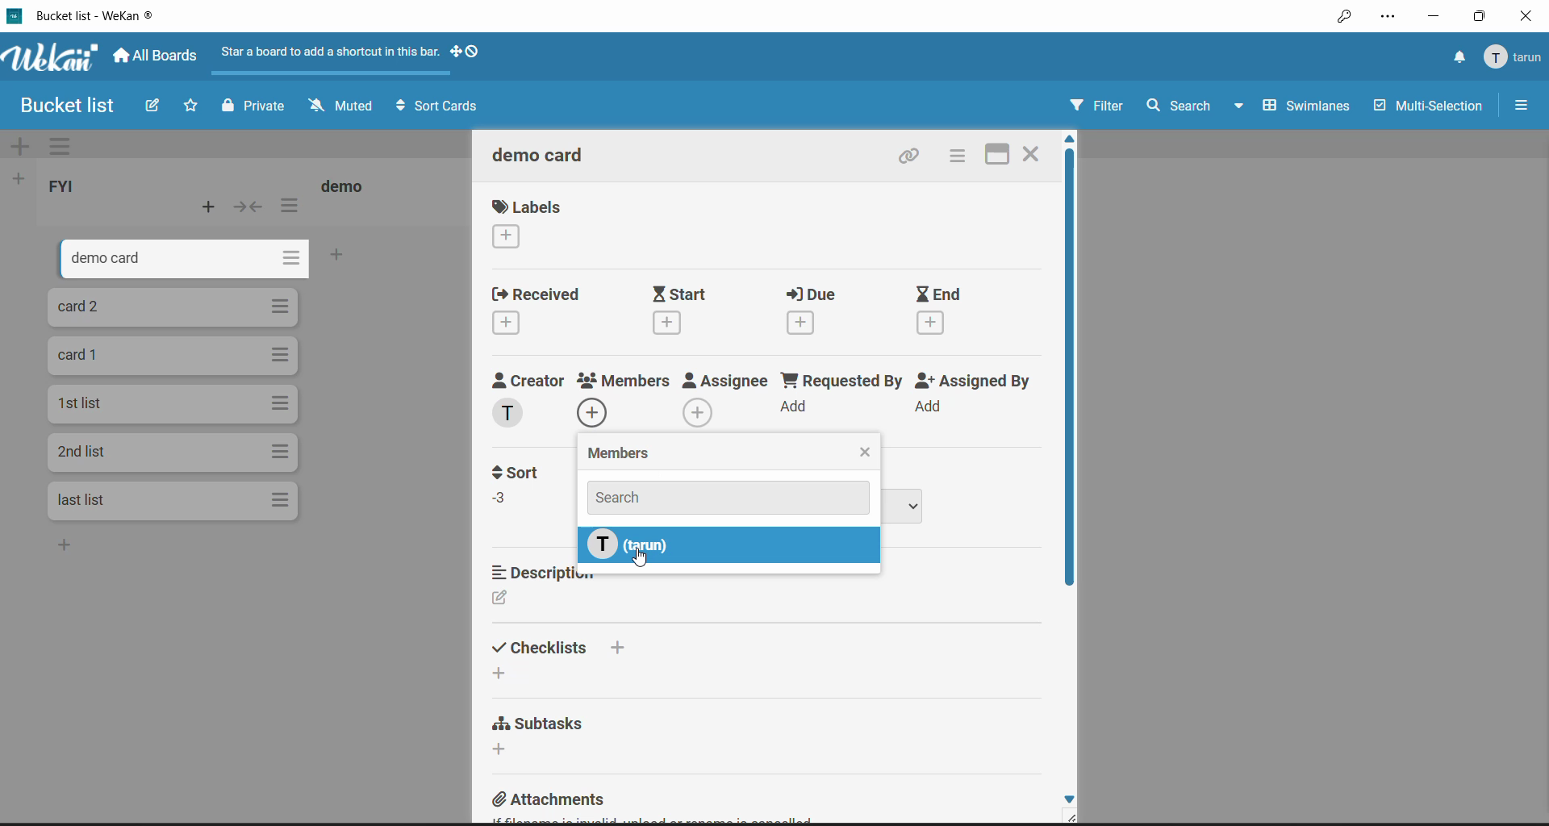 This screenshot has height=826, width=1549. Describe the element at coordinates (253, 106) in the screenshot. I see `private` at that location.